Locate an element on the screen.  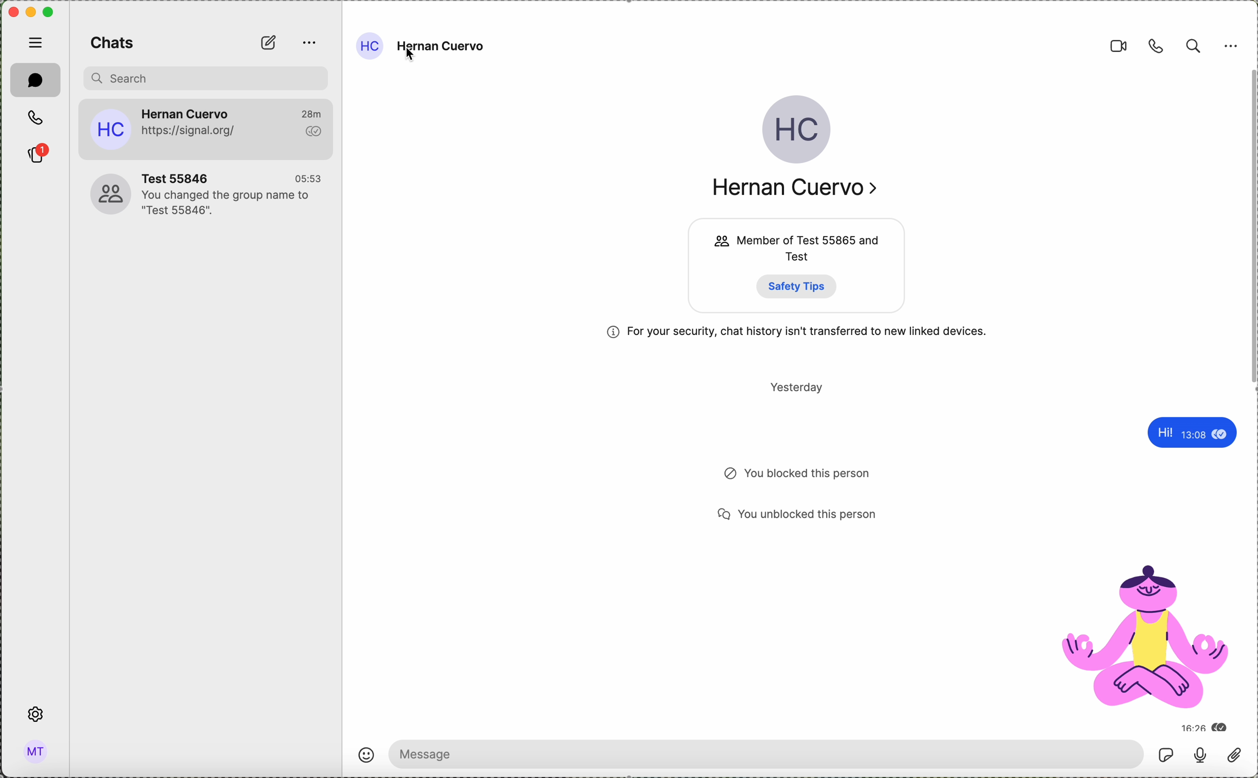
more information is located at coordinates (613, 332).